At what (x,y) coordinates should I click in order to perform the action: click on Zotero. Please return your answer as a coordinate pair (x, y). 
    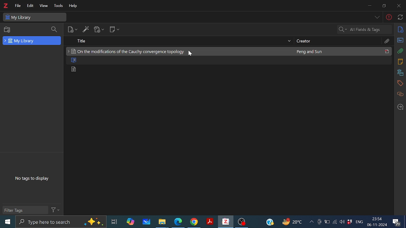
    Looking at the image, I should click on (5, 6).